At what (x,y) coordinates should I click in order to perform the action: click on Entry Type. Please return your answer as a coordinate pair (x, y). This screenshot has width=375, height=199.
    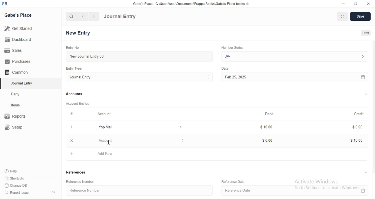
    Looking at the image, I should click on (73, 68).